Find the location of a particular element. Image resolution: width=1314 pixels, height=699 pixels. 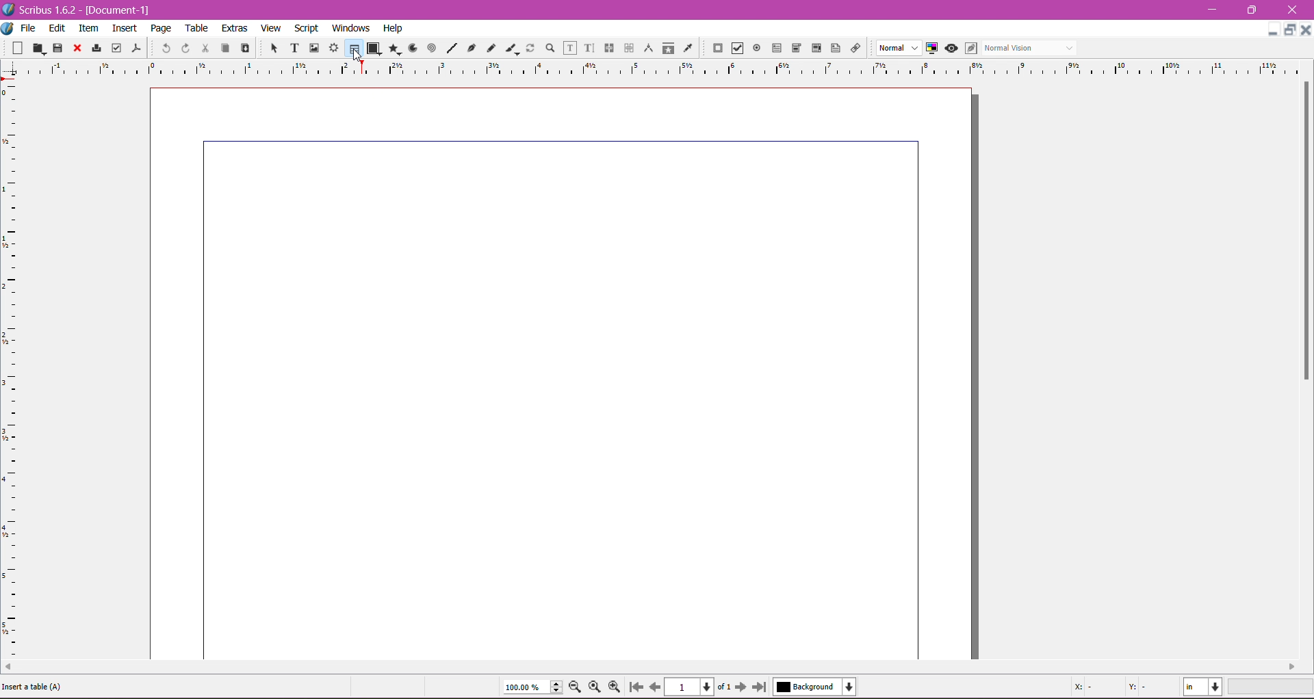

First Page is located at coordinates (635, 689).